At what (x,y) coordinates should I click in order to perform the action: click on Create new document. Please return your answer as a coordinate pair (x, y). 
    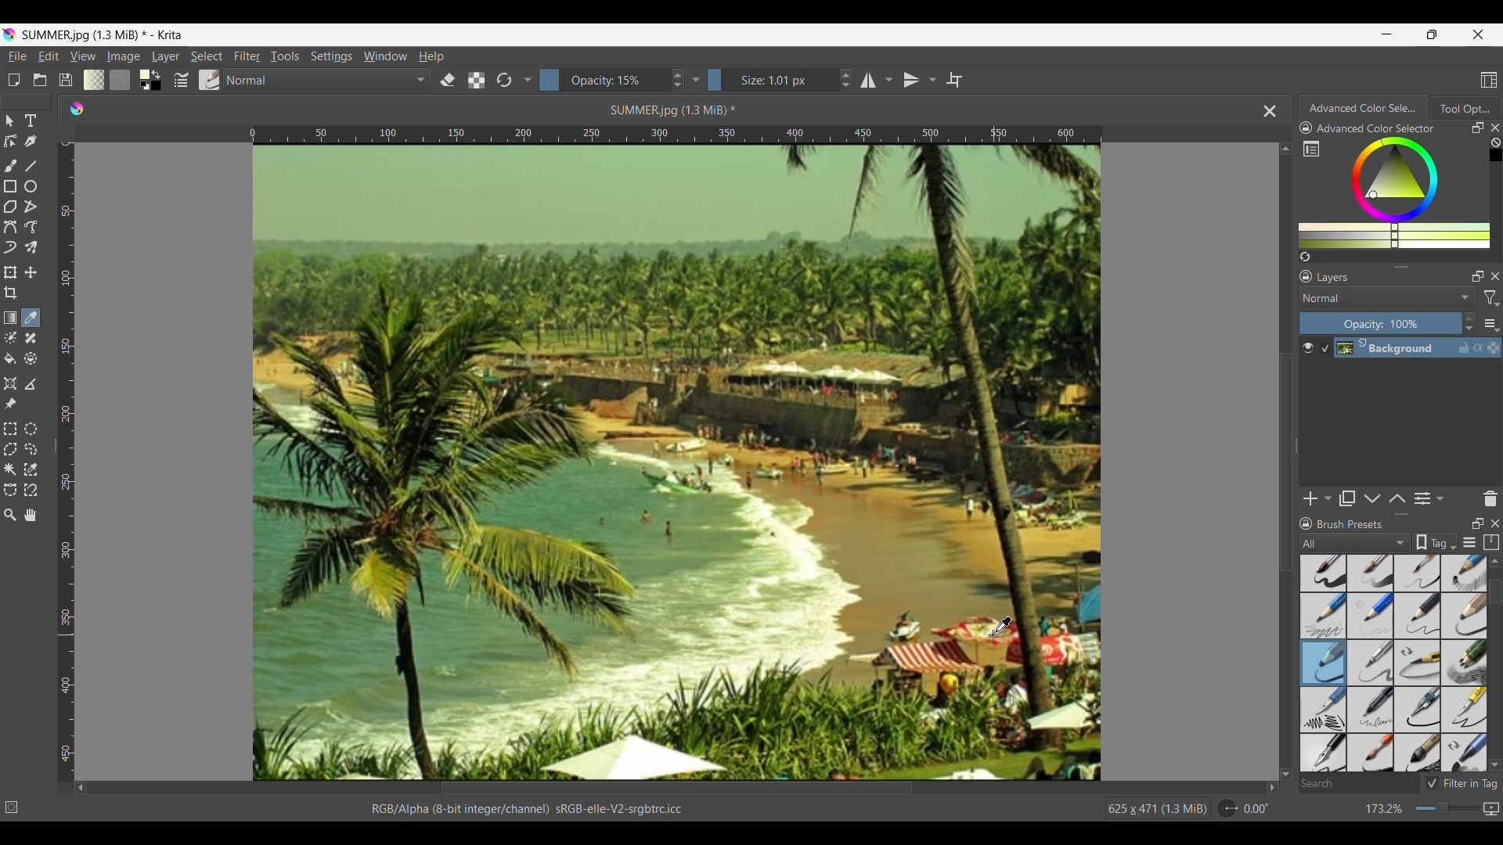
    Looking at the image, I should click on (13, 81).